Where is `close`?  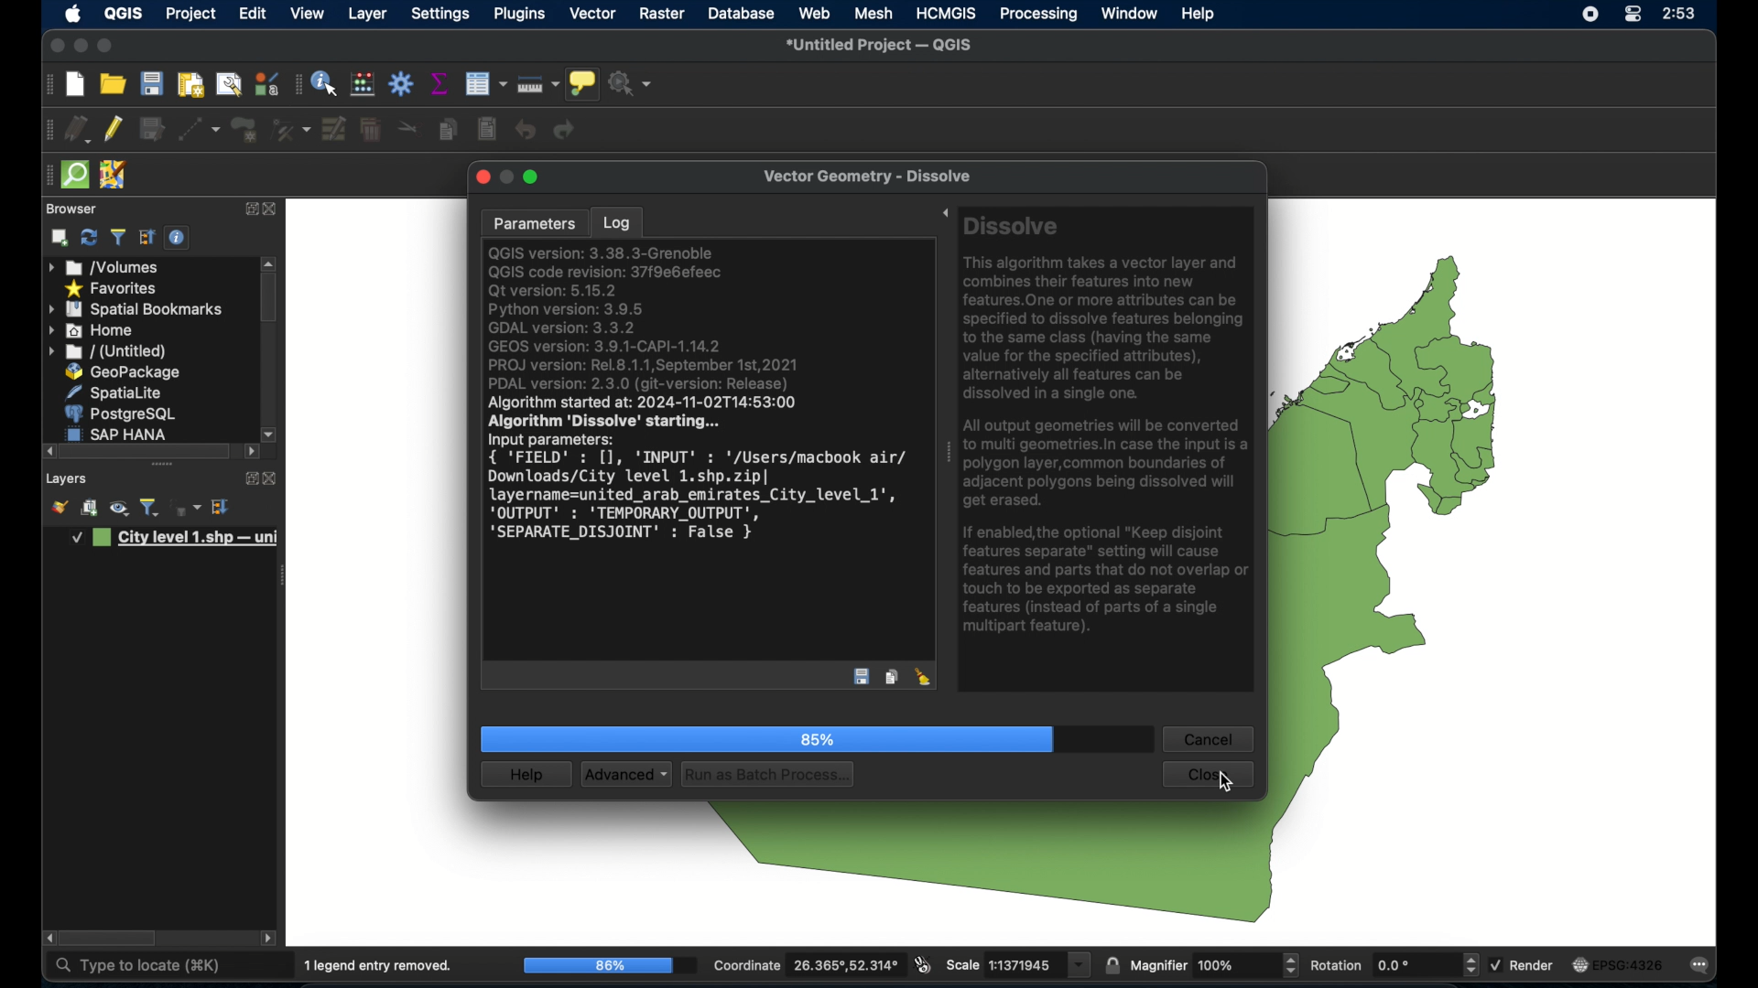 close is located at coordinates (271, 478).